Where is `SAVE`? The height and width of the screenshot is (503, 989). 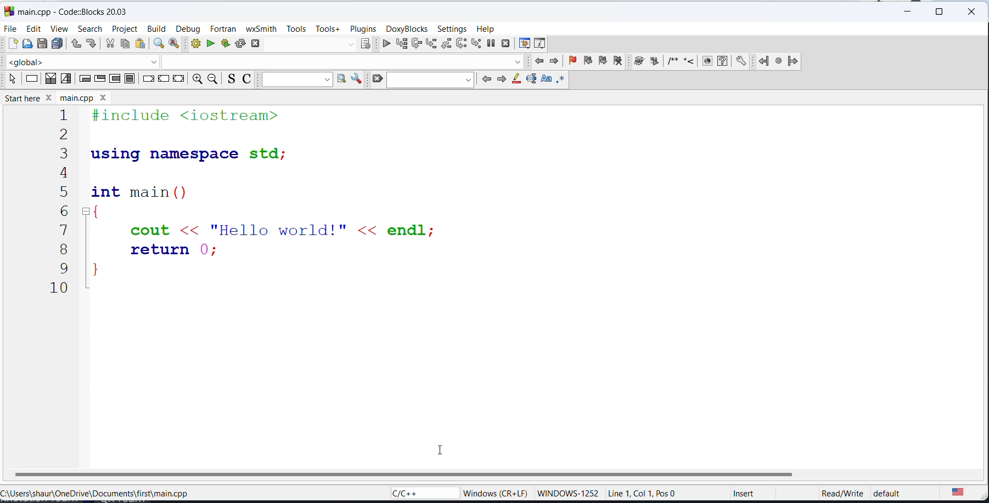 SAVE is located at coordinates (42, 44).